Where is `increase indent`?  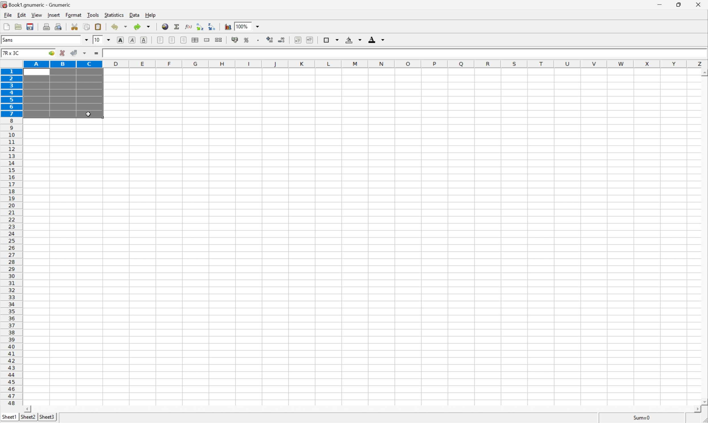 increase indent is located at coordinates (308, 39).